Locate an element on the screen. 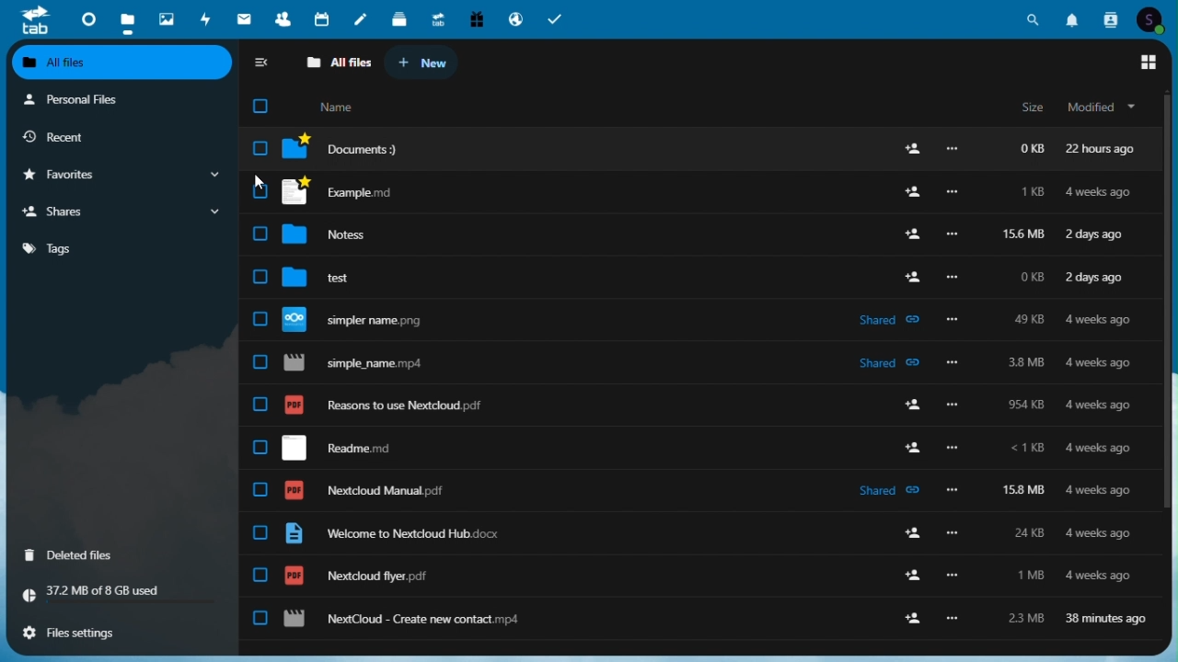 The image size is (1178, 662). more options is located at coordinates (953, 489).